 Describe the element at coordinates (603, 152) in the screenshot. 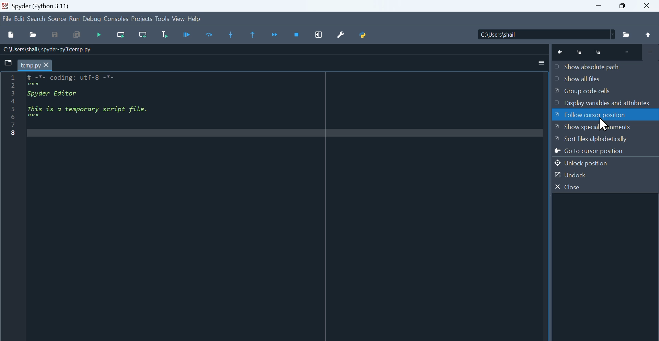

I see `Go to cursor position` at that location.